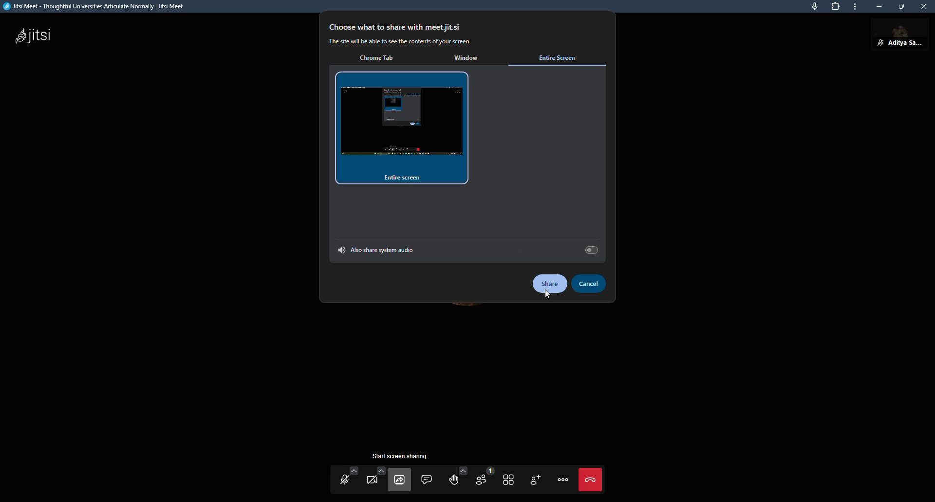 This screenshot has width=935, height=502. Describe the element at coordinates (550, 297) in the screenshot. I see `cursor` at that location.